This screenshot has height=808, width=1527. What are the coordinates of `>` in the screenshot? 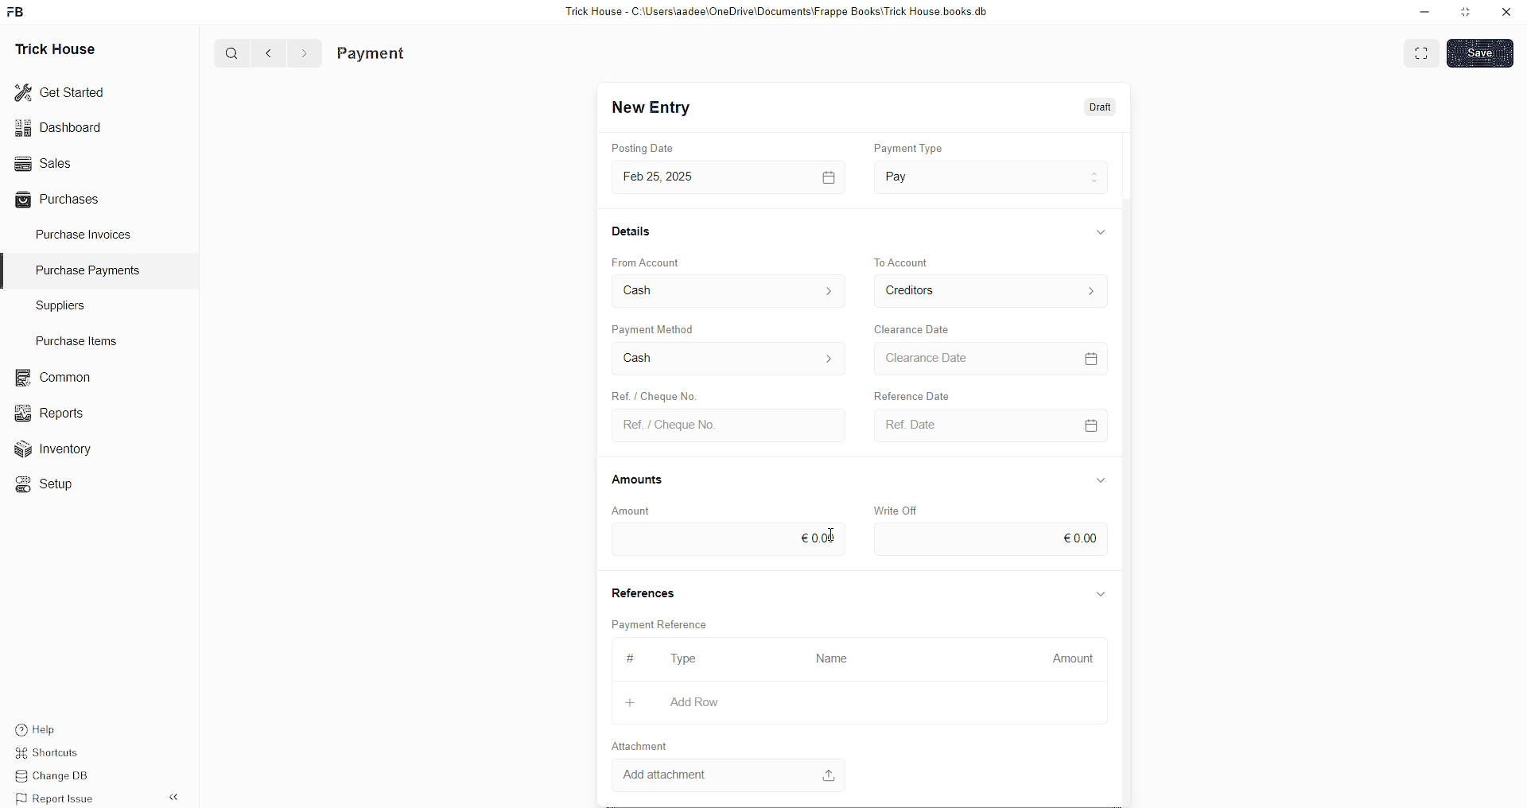 It's located at (304, 53).